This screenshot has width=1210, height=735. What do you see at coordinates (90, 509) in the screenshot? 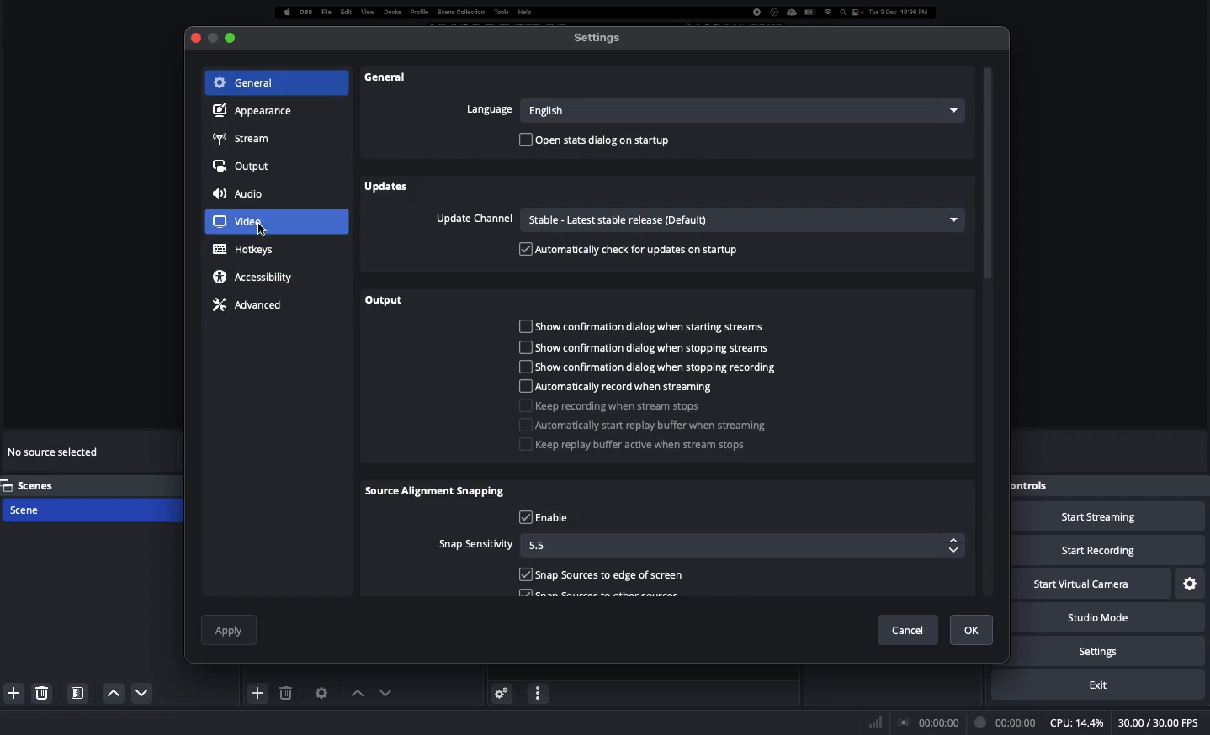
I see `Scen` at bounding box center [90, 509].